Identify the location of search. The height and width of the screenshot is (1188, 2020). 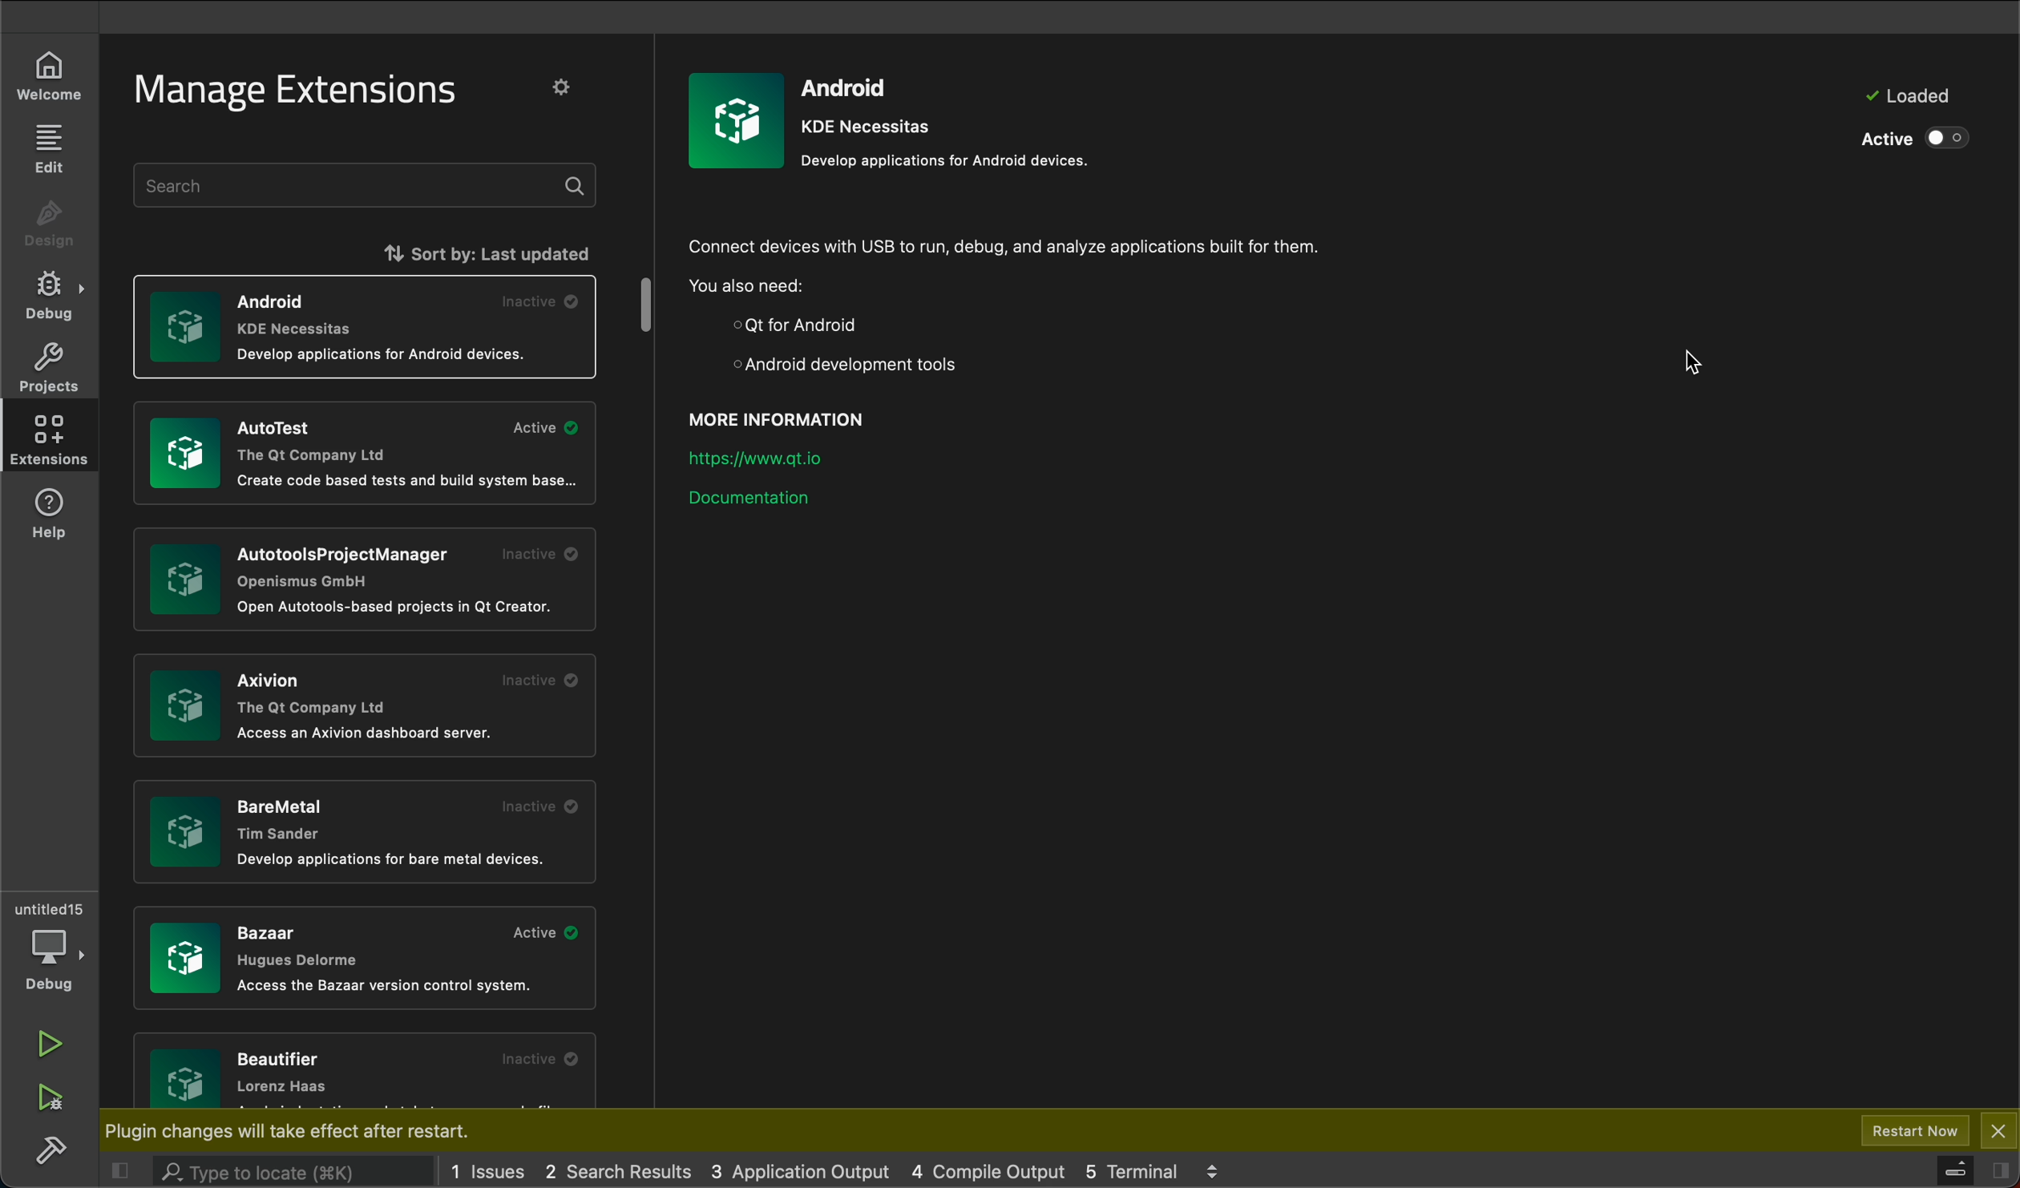
(271, 1171).